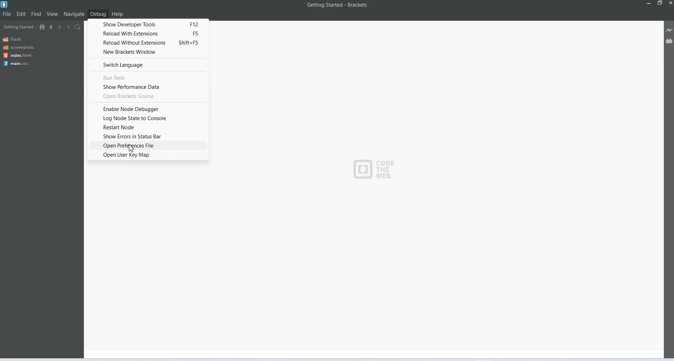 The image size is (674, 361). Describe the element at coordinates (61, 27) in the screenshot. I see `Navigate Forward` at that location.